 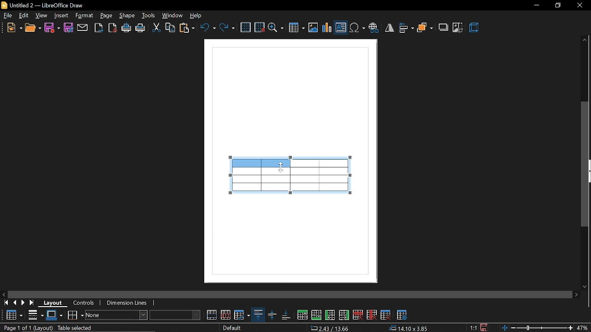 What do you see at coordinates (425, 26) in the screenshot?
I see `arrange` at bounding box center [425, 26].